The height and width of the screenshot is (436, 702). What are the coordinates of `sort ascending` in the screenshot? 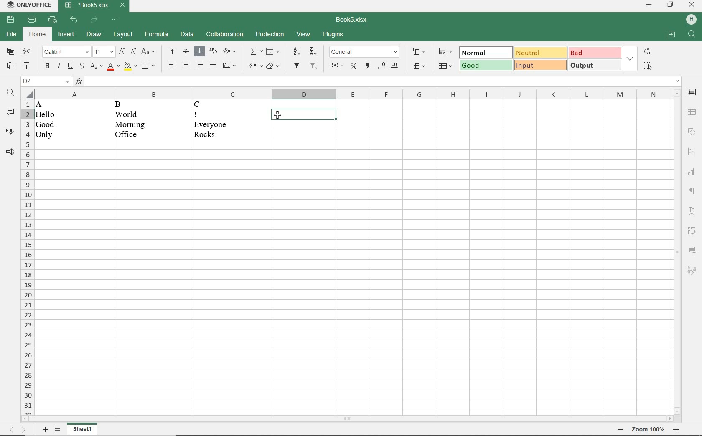 It's located at (296, 52).